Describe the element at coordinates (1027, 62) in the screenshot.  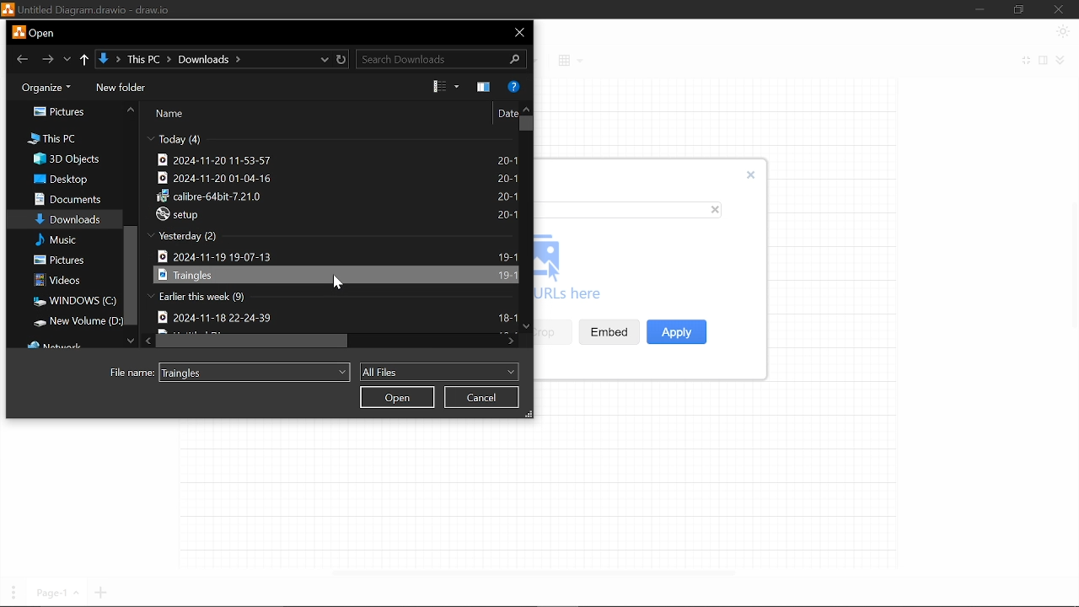
I see `Fullscreen` at that location.